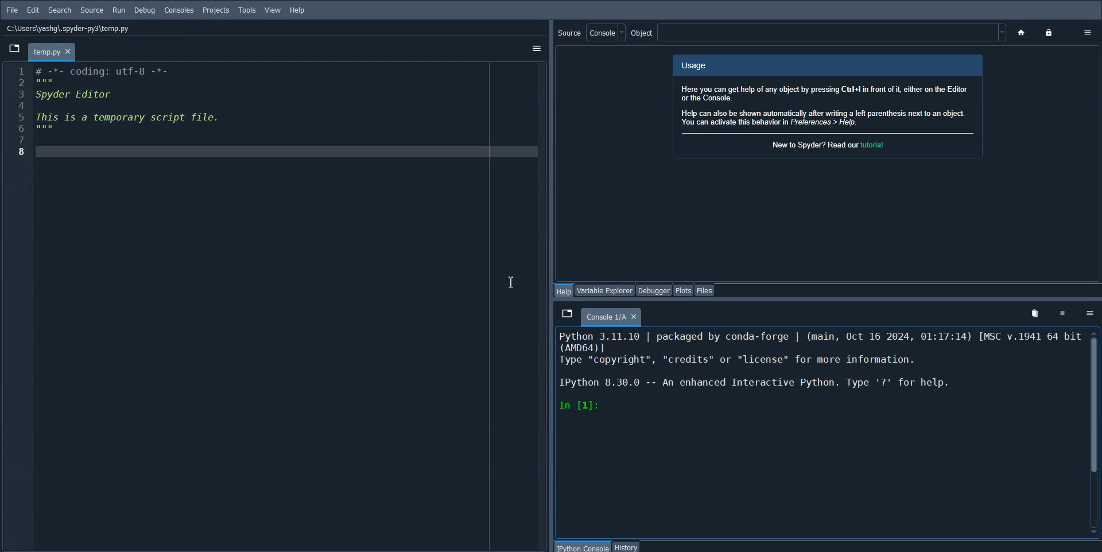  I want to click on tab - temp.py, so click(51, 52).